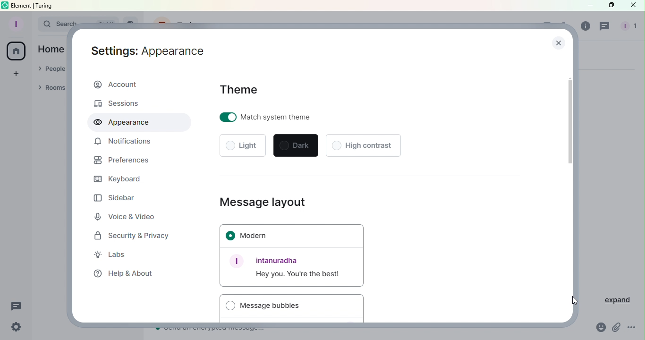 The width and height of the screenshot is (645, 340). I want to click on Home, so click(17, 52).